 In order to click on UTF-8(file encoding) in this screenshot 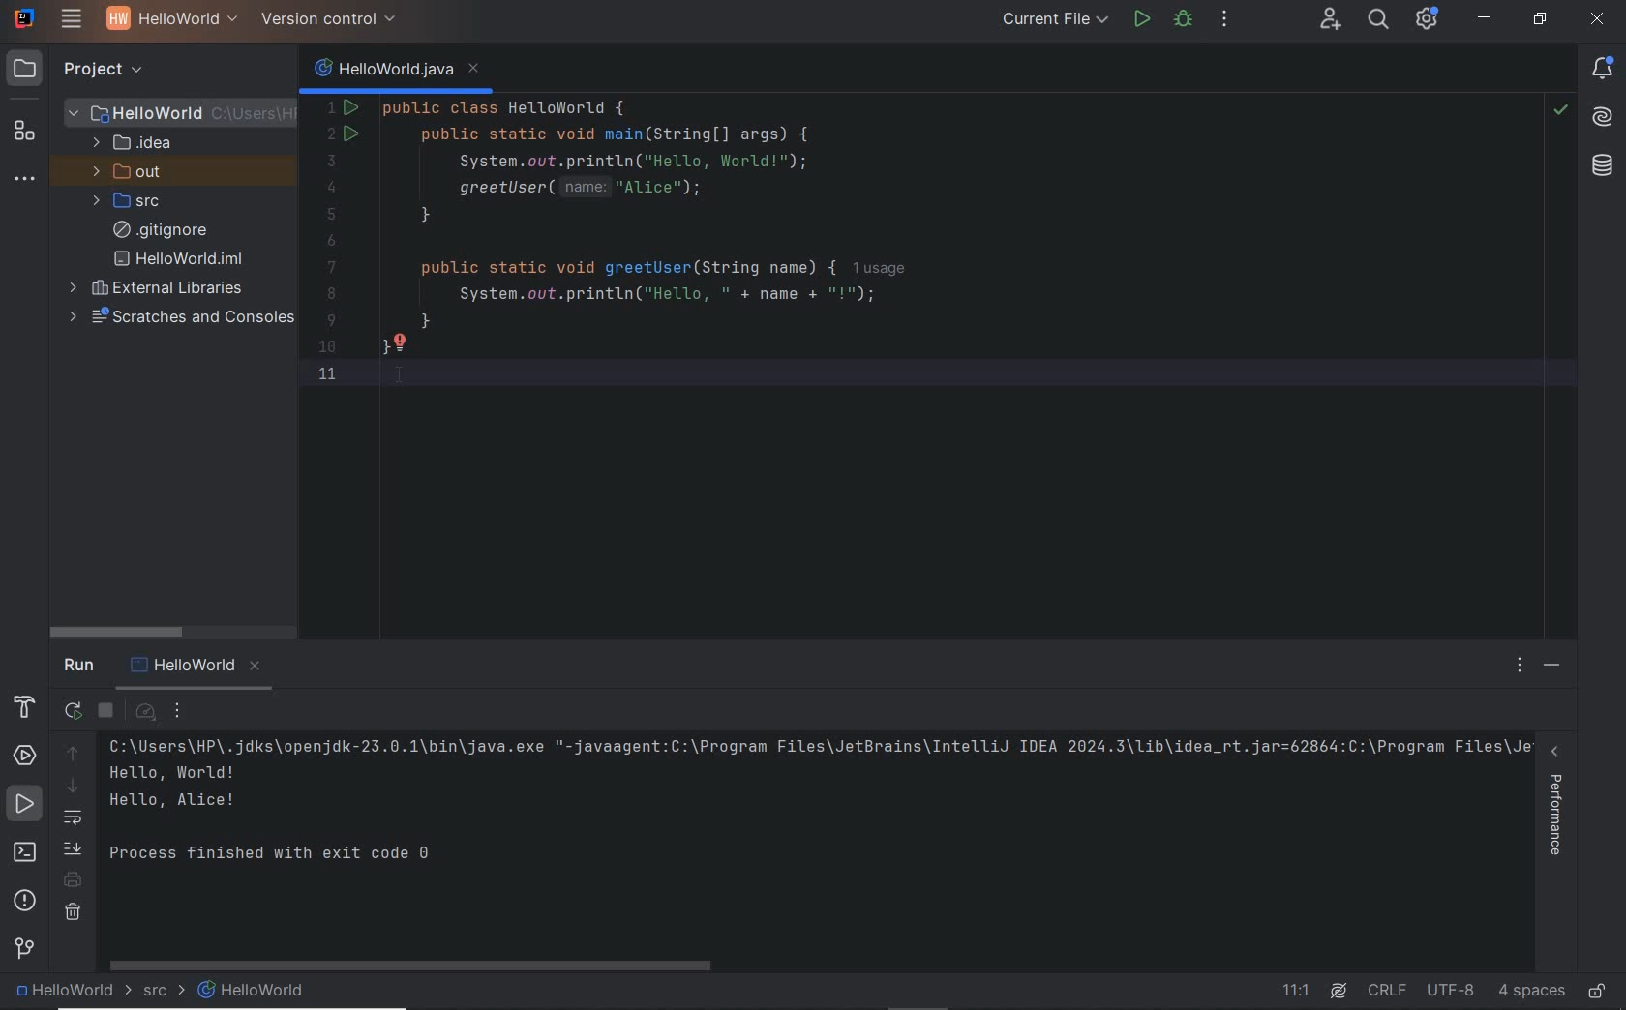, I will do `click(1455, 991)`.